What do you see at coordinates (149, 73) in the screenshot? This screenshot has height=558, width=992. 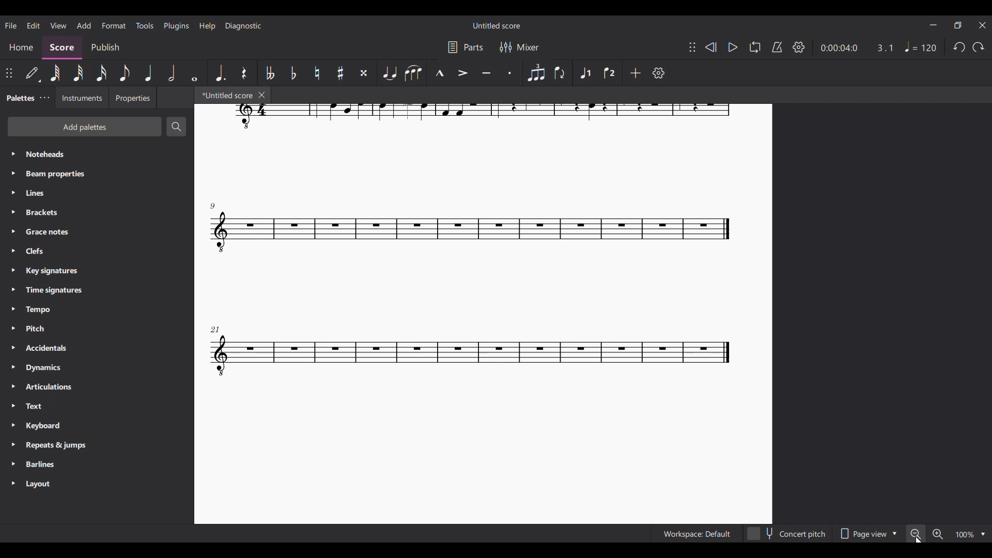 I see `Quarter note` at bounding box center [149, 73].